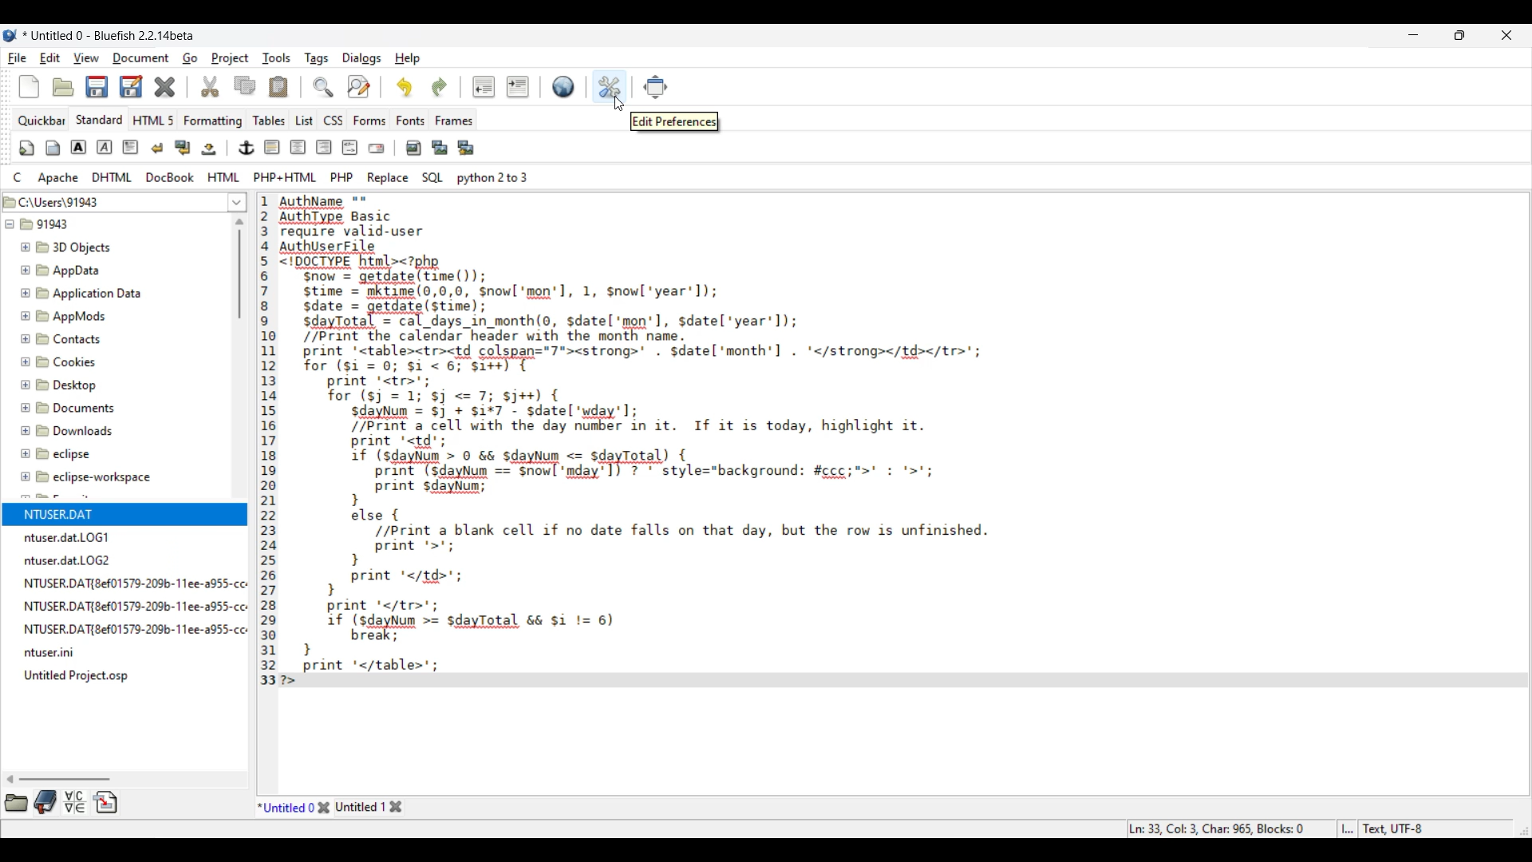 The height and width of the screenshot is (862, 1532). What do you see at coordinates (135, 629) in the screenshot?
I see `NTUSER.DAT{8ef01579-209b-11ee-2955-cc:` at bounding box center [135, 629].